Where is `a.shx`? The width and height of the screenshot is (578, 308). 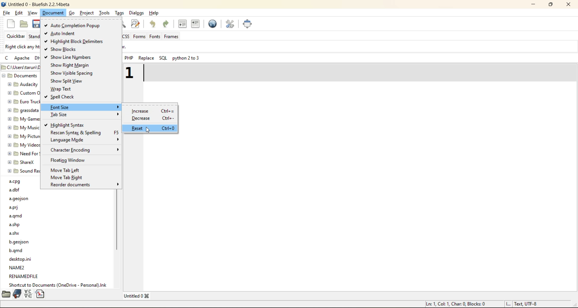 a.shx is located at coordinates (15, 233).